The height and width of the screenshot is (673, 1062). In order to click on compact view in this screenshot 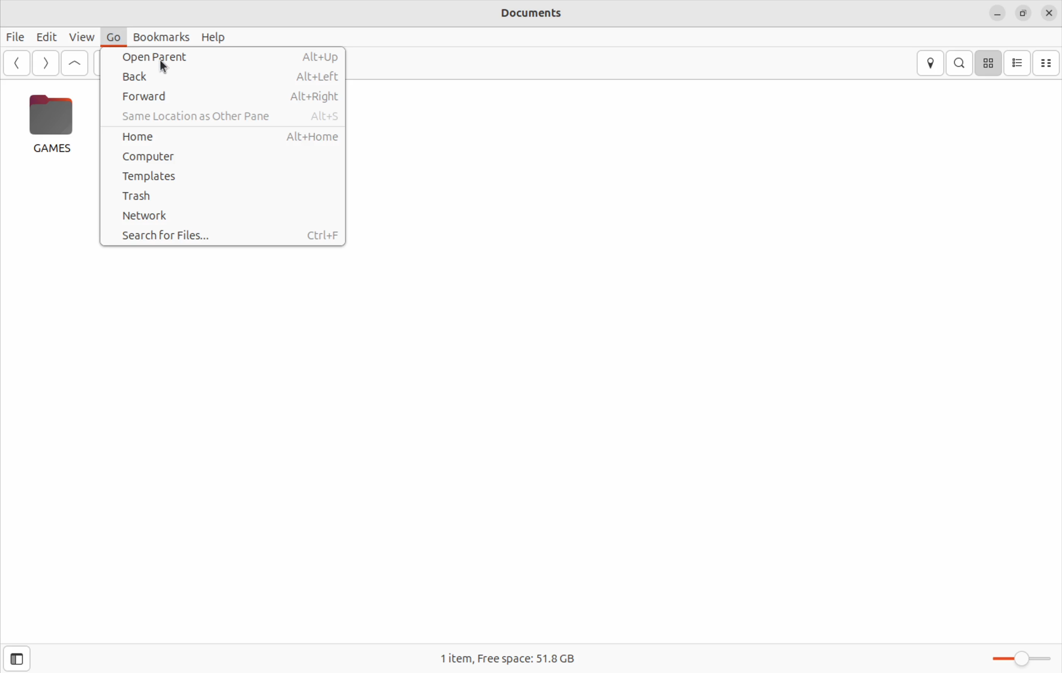, I will do `click(1048, 62)`.